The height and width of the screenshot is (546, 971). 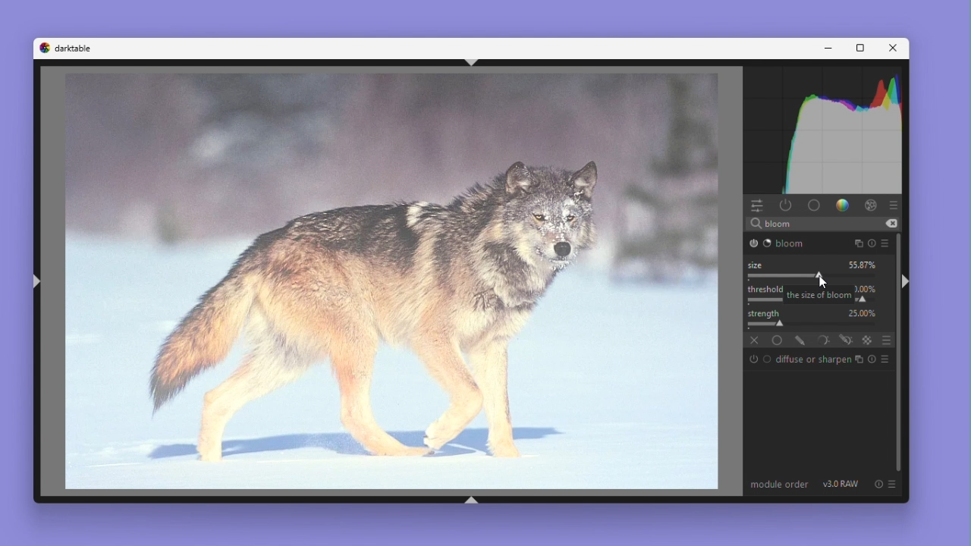 I want to click on Parameter mask, so click(x=825, y=340).